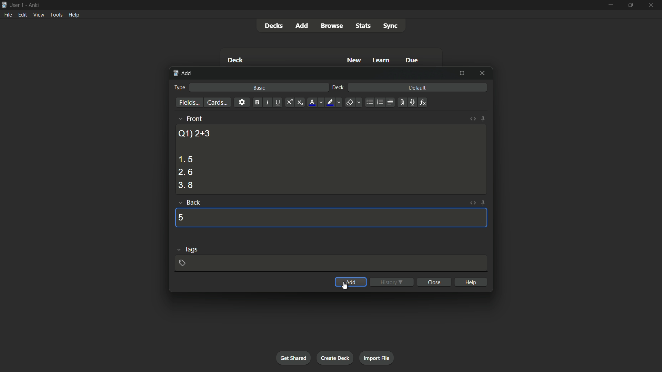 Image resolution: width=662 pixels, height=372 pixels. Describe the element at coordinates (380, 102) in the screenshot. I see `ordered list` at that location.